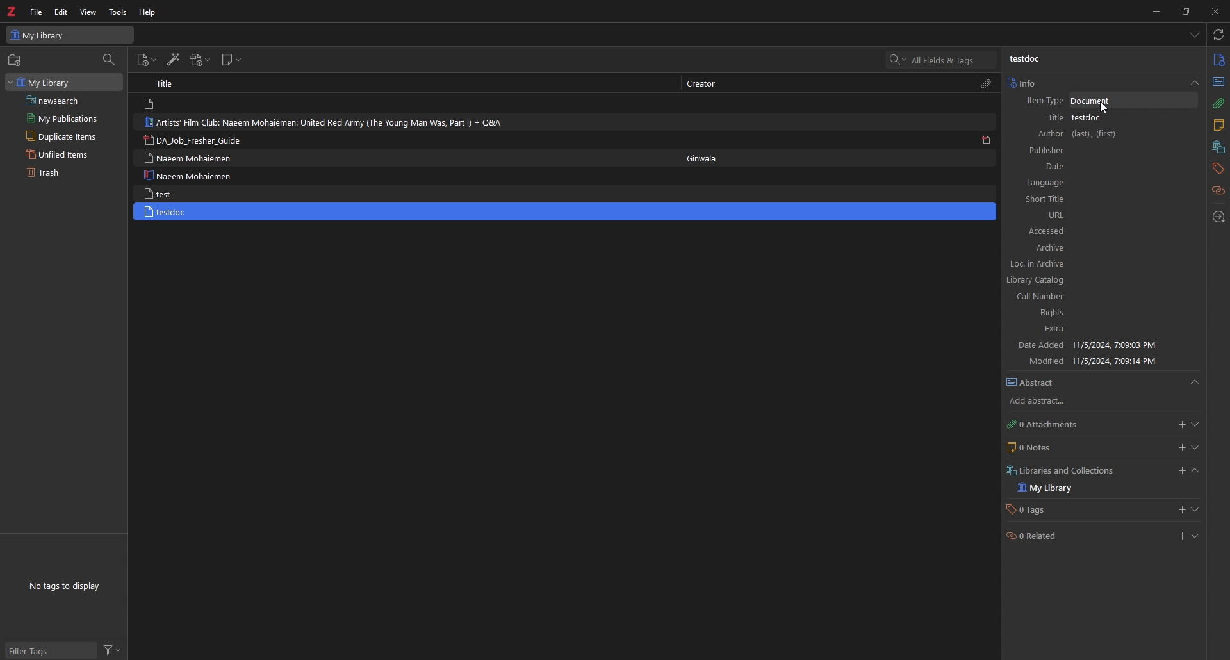 The height and width of the screenshot is (660, 1230). What do you see at coordinates (231, 60) in the screenshot?
I see `new note` at bounding box center [231, 60].